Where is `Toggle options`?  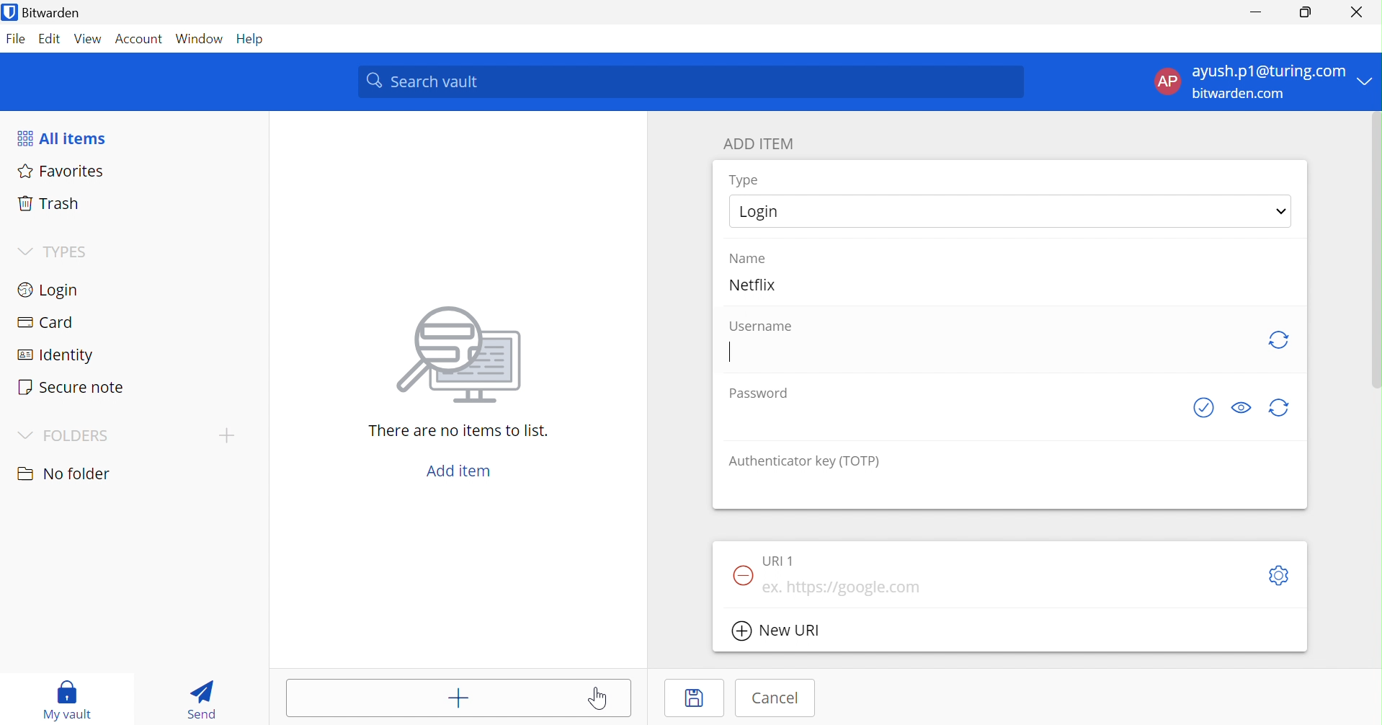
Toggle options is located at coordinates (1280, 575).